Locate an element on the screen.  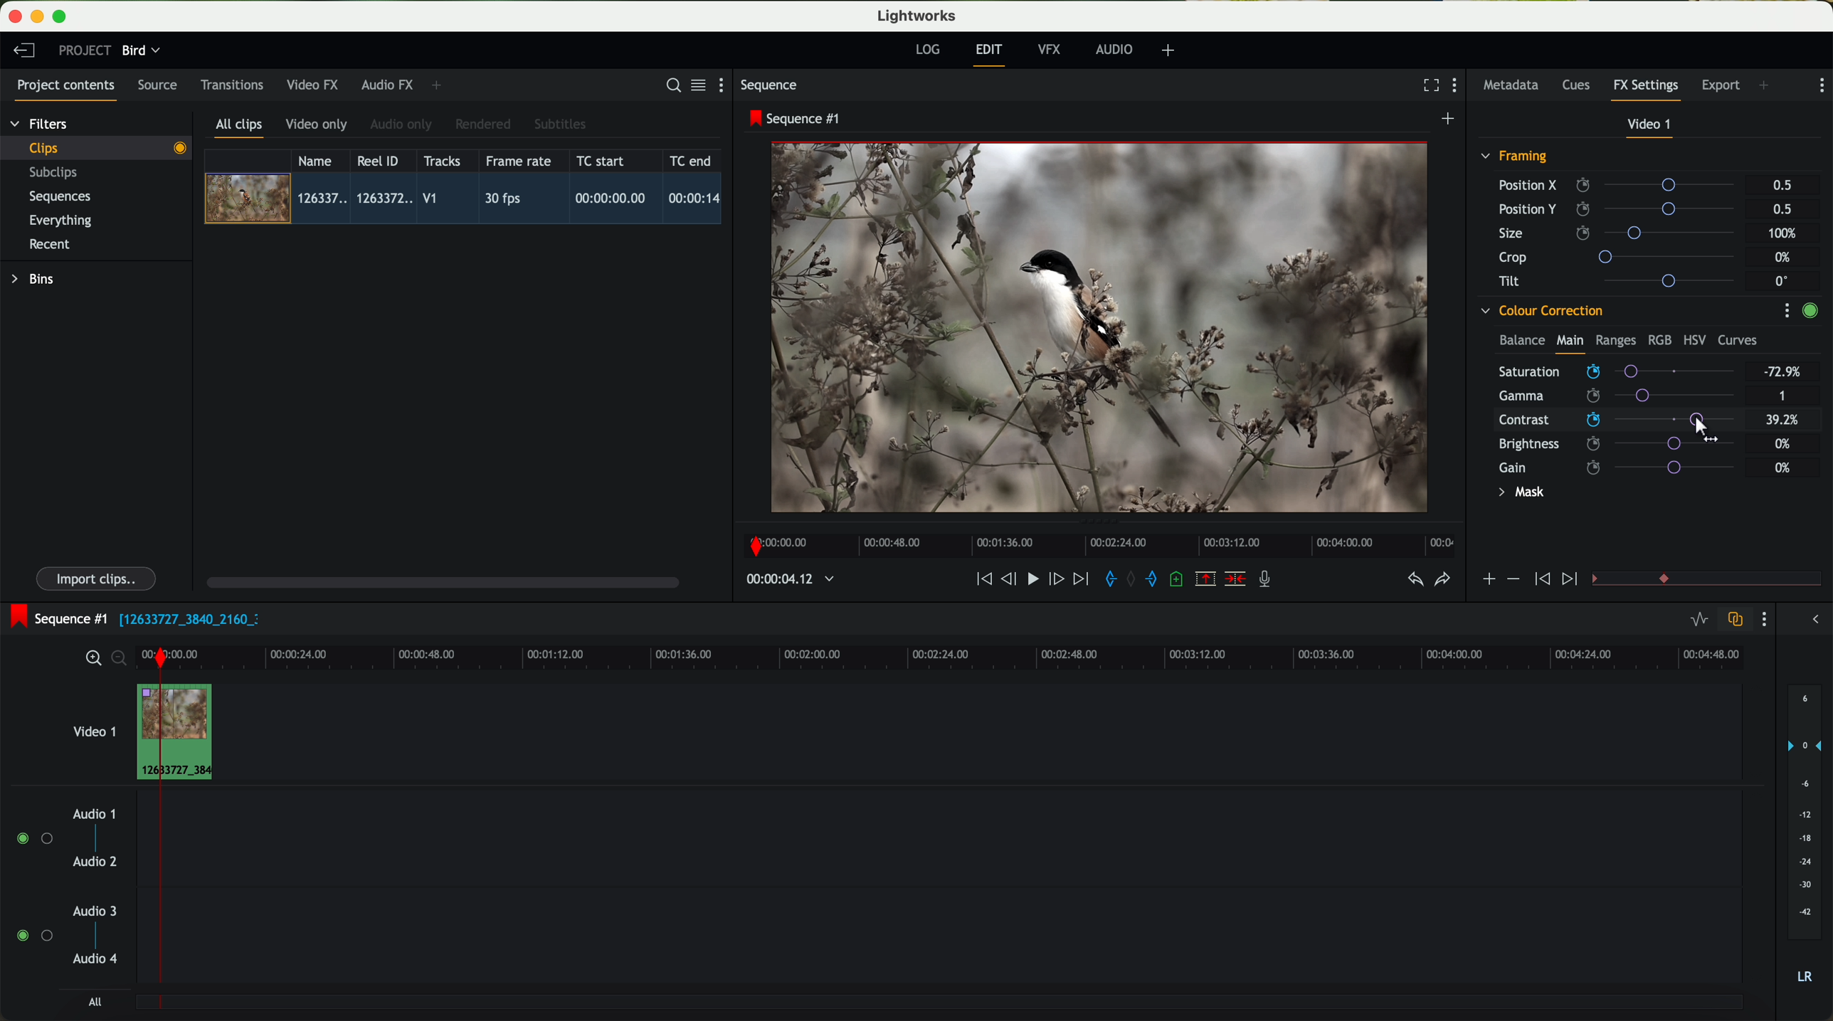
TC end is located at coordinates (692, 160).